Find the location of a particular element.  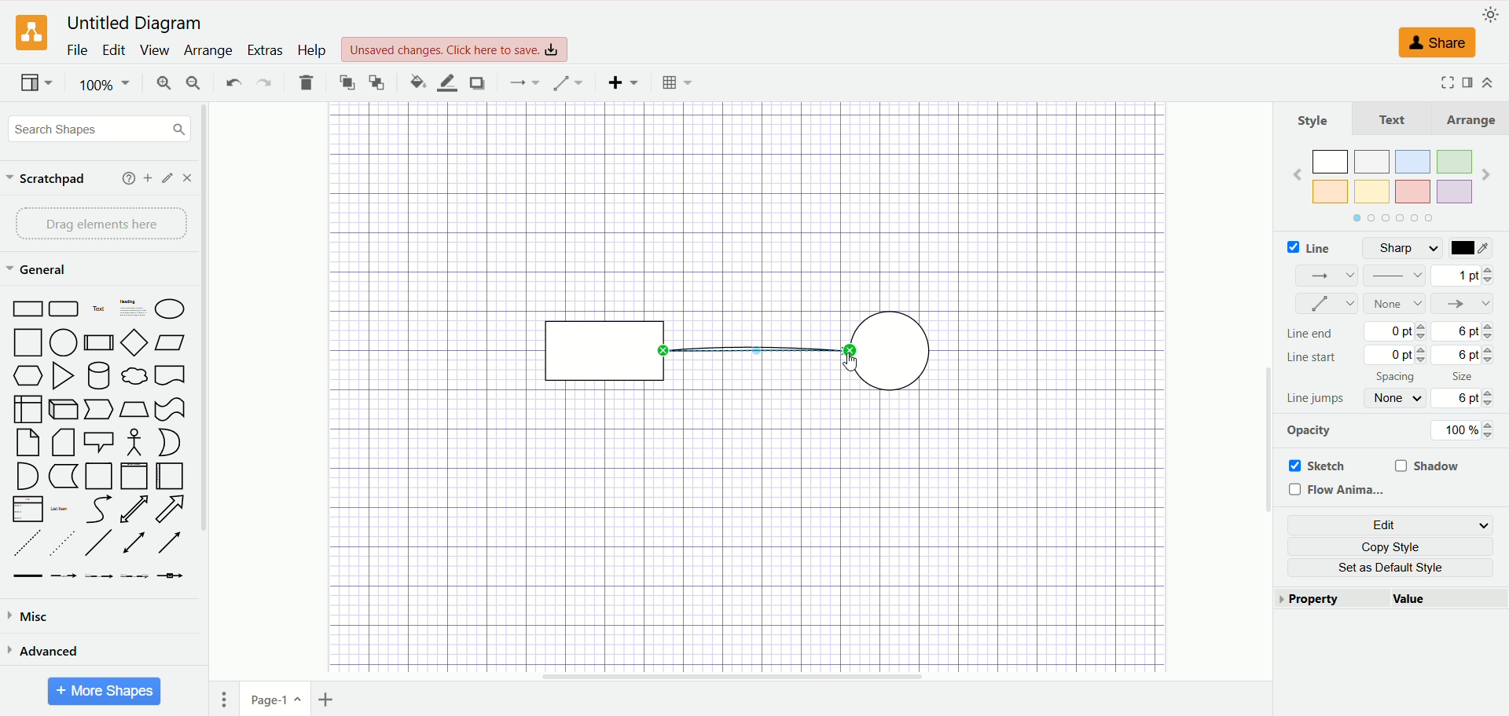

Connector with 3 Labels is located at coordinates (136, 579).